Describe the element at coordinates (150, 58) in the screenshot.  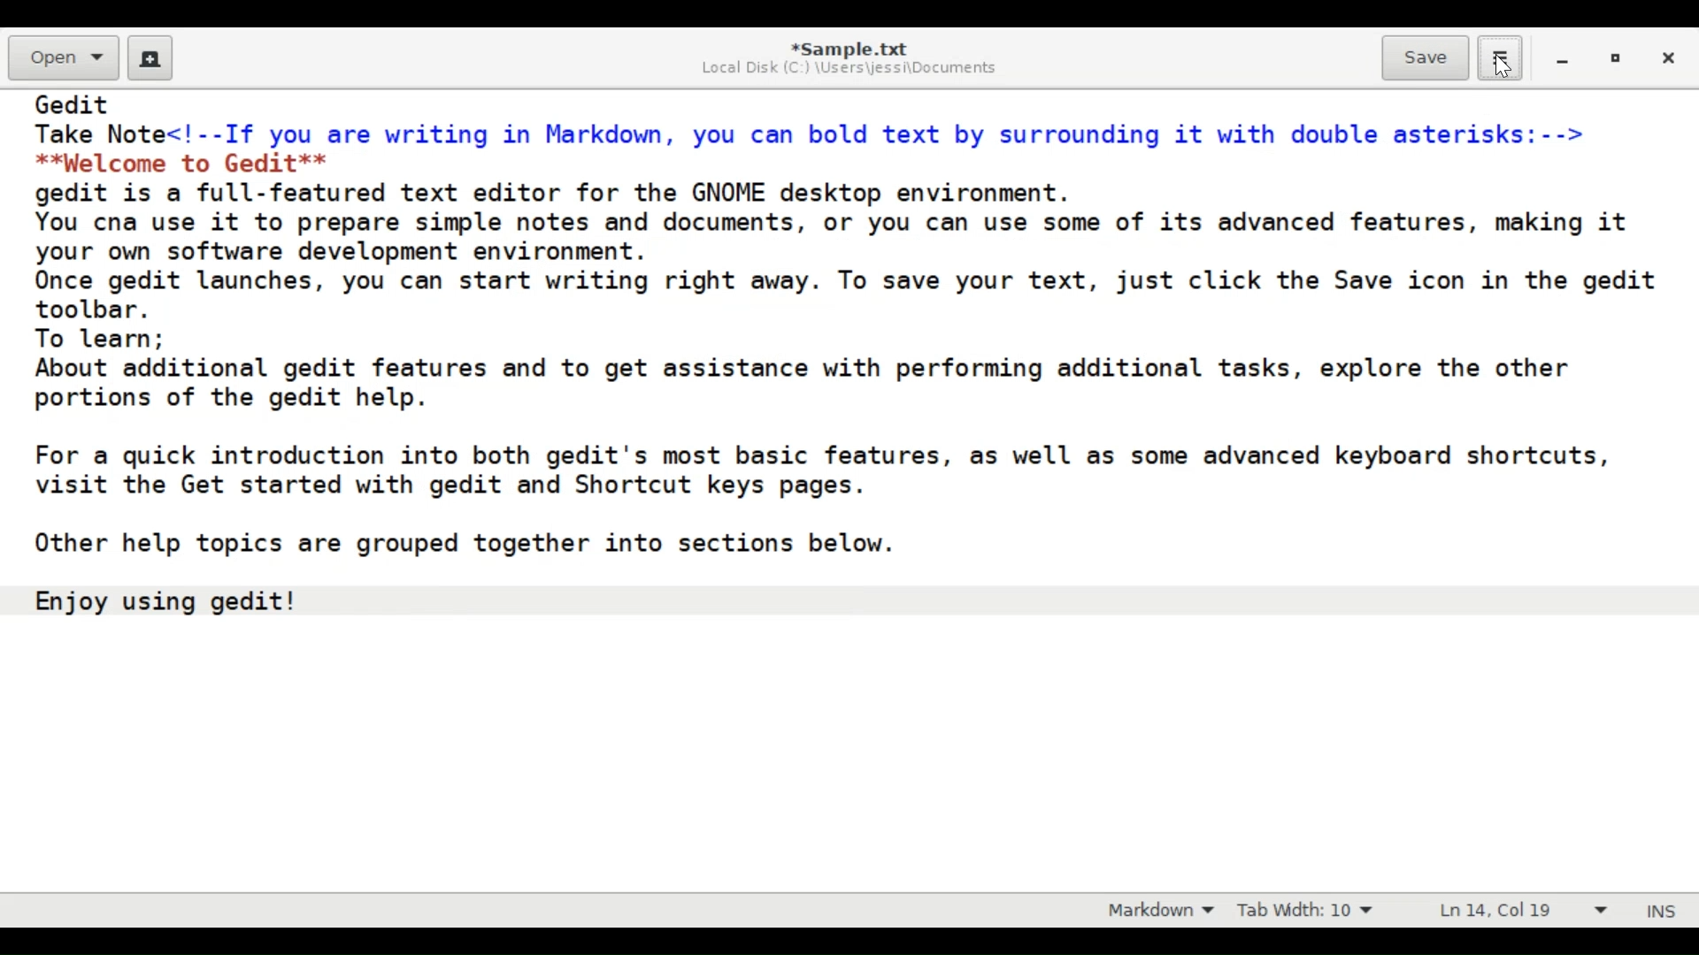
I see `Create a new document` at that location.